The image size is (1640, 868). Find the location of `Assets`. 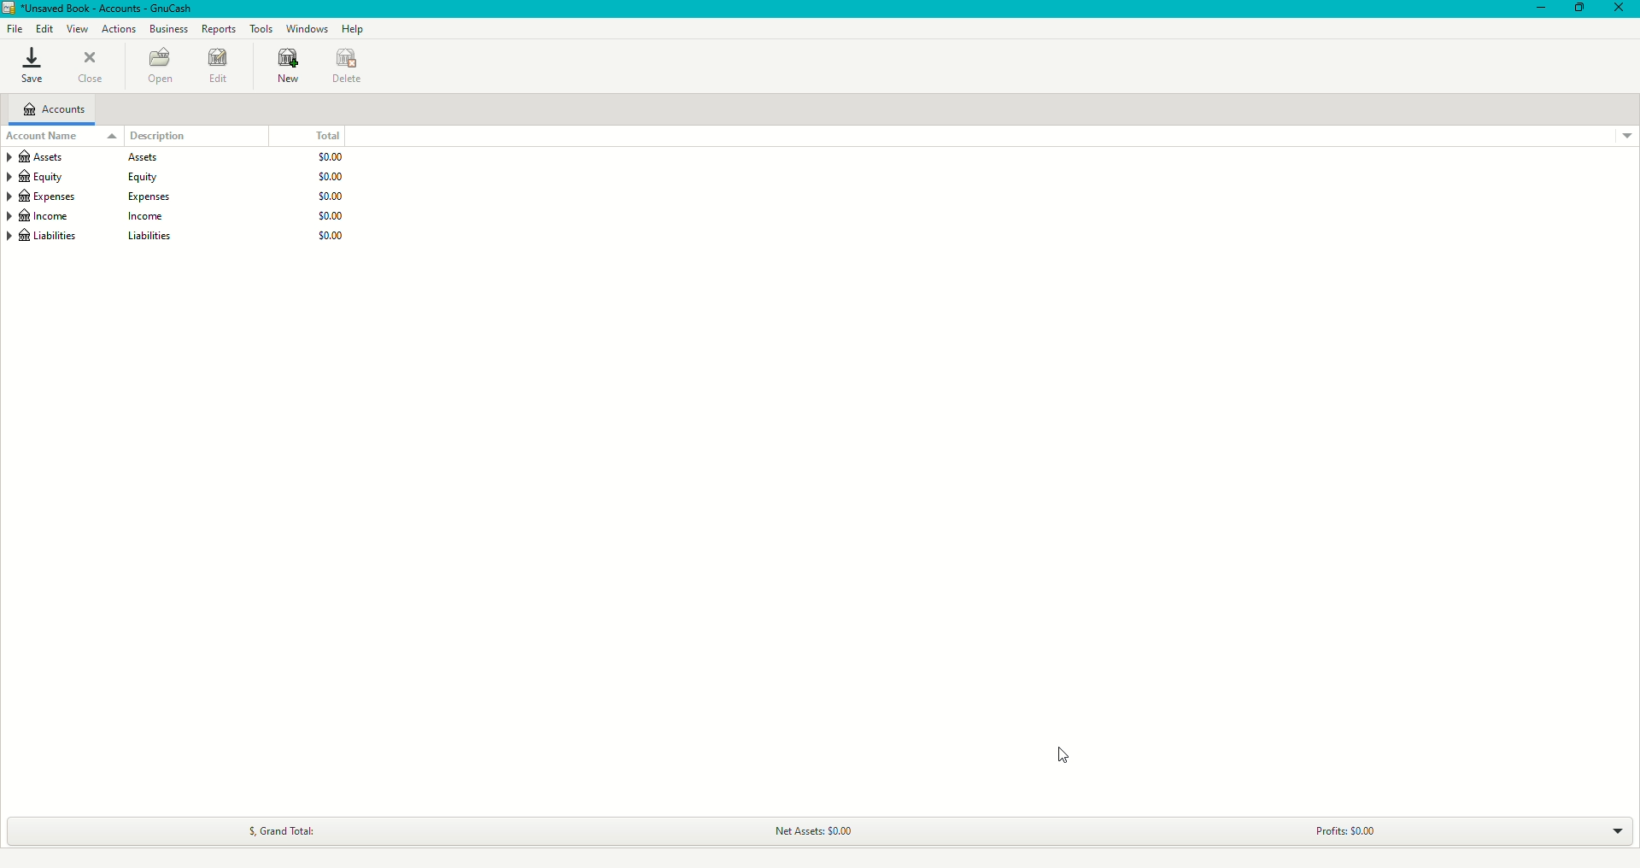

Assets is located at coordinates (177, 155).